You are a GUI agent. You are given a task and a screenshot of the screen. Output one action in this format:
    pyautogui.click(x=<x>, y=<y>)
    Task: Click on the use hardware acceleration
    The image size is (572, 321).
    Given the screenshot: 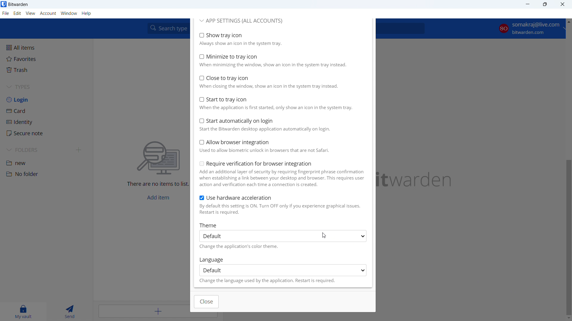 What is the action you would take?
    pyautogui.click(x=282, y=205)
    